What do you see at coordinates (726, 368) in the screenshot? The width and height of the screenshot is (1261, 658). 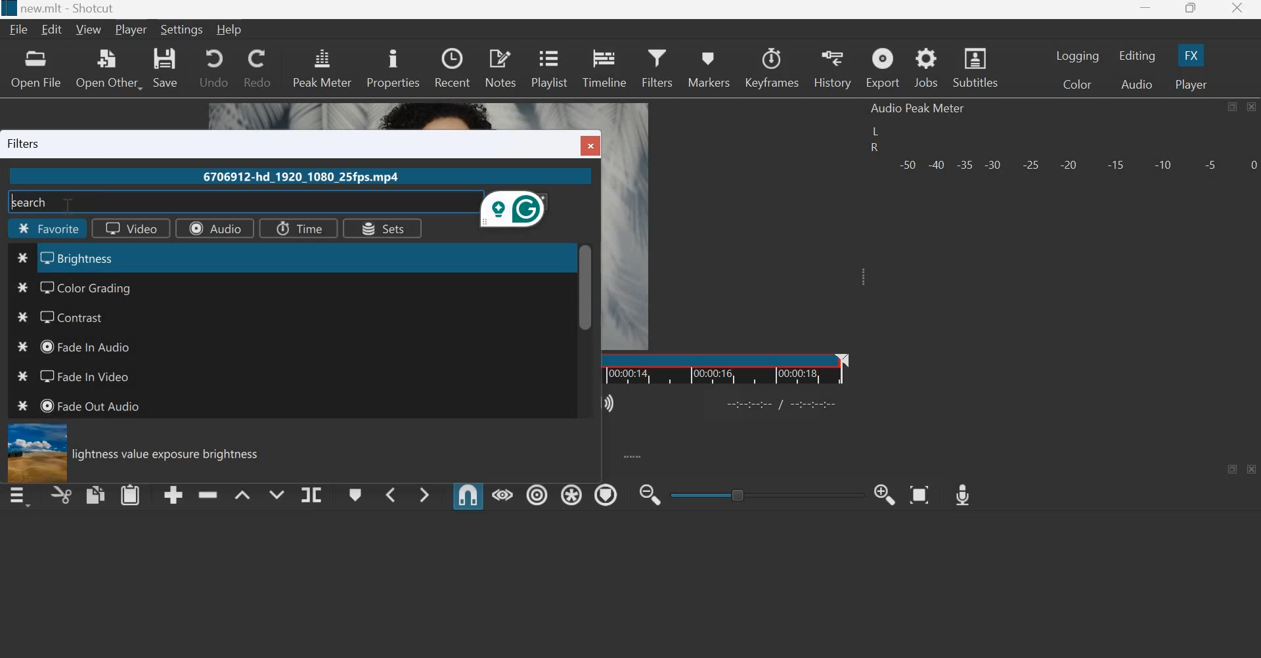 I see `Timeline ruler` at bounding box center [726, 368].